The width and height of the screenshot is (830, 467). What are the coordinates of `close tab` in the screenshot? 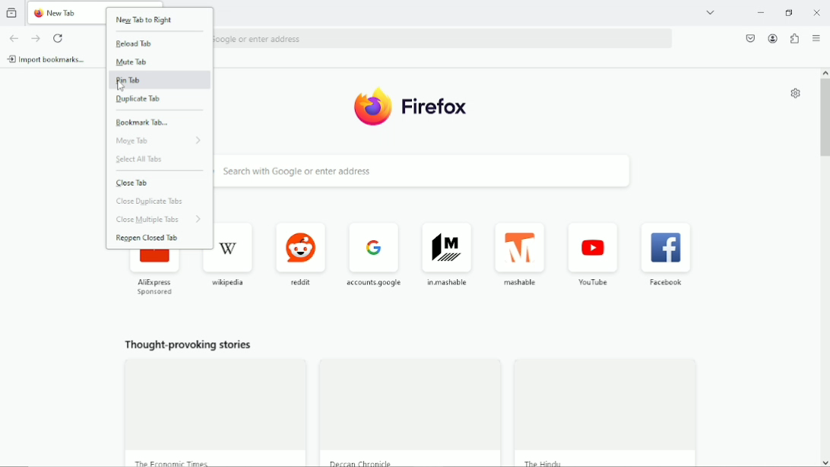 It's located at (136, 183).